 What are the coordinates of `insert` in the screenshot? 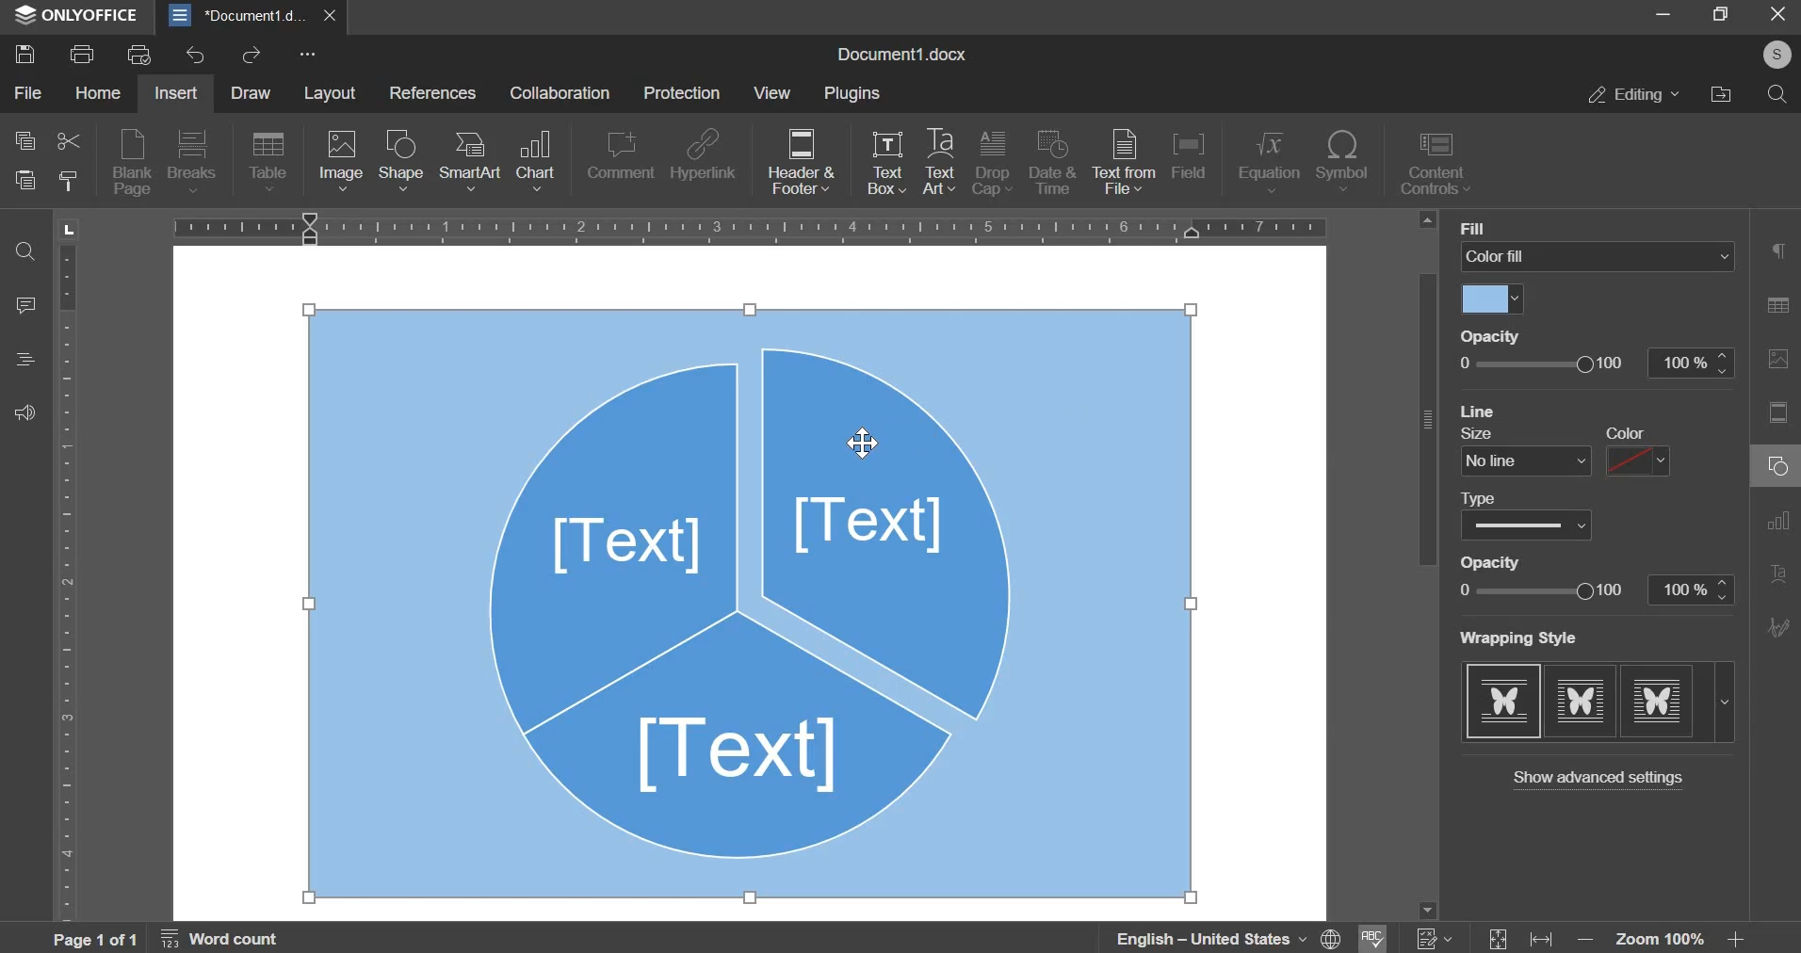 It's located at (176, 94).